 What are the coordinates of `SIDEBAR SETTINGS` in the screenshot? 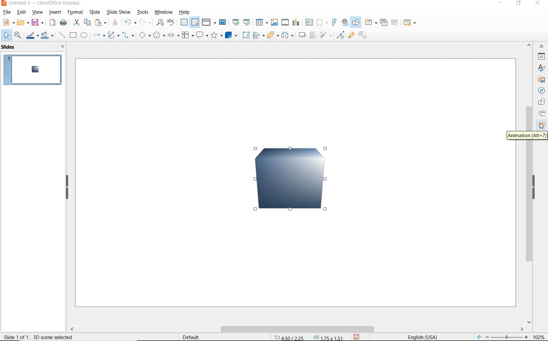 It's located at (542, 47).